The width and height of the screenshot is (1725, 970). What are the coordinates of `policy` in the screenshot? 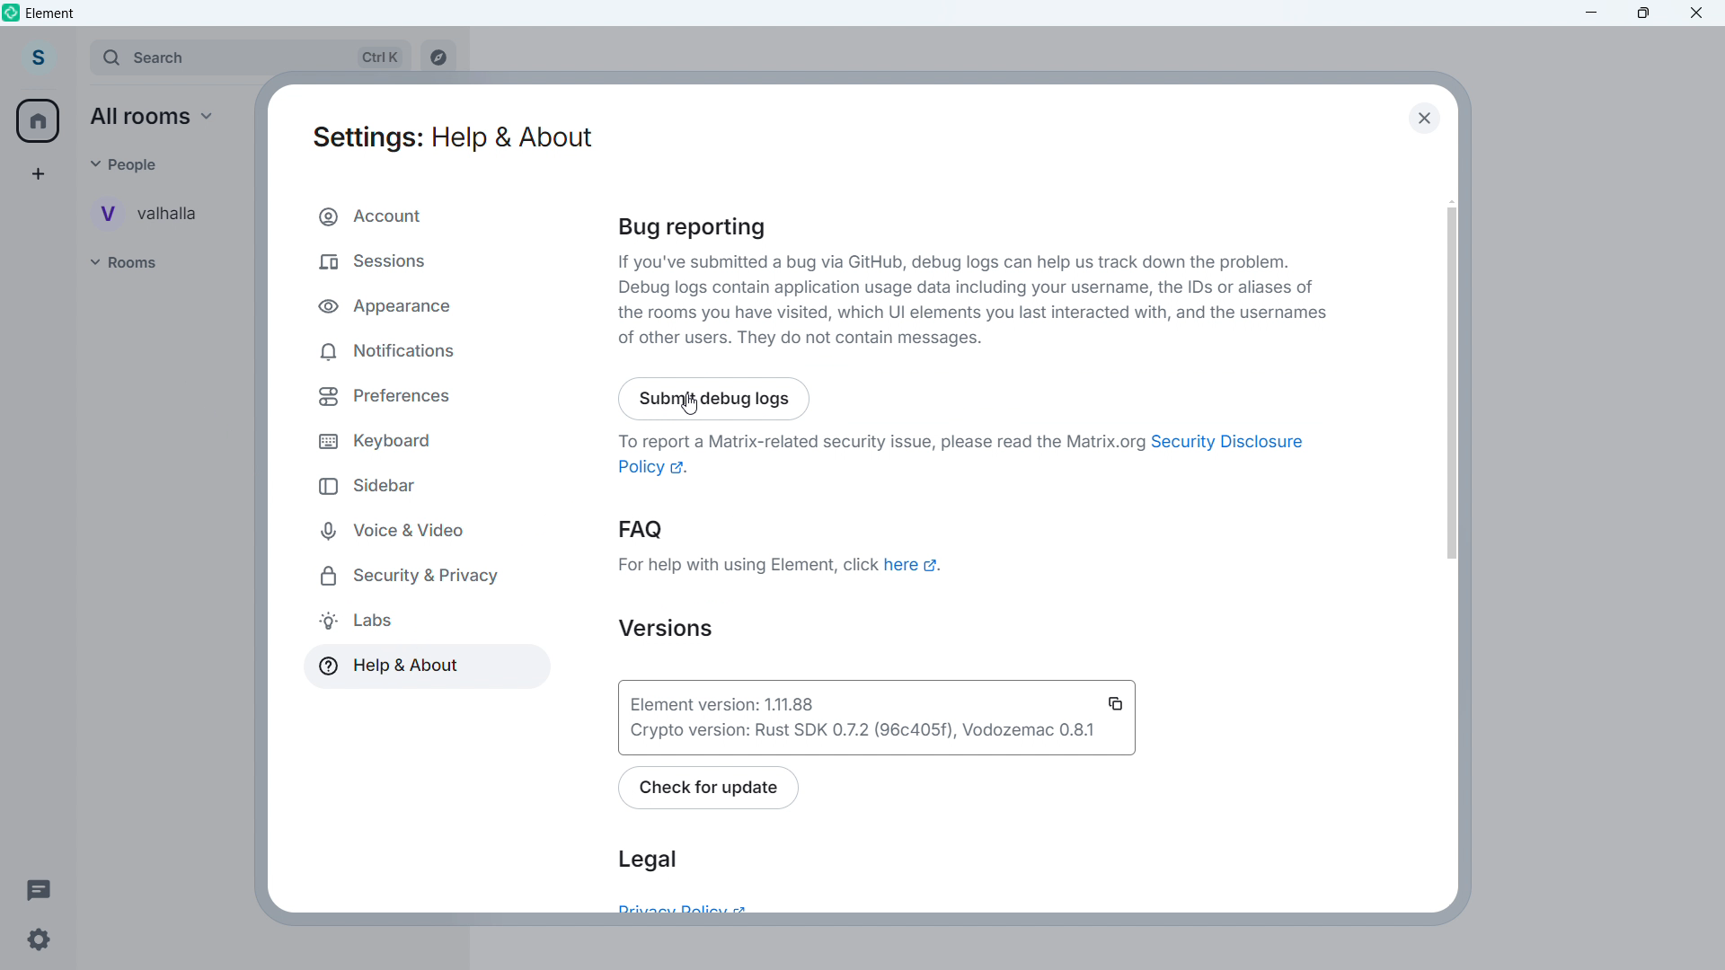 It's located at (655, 468).